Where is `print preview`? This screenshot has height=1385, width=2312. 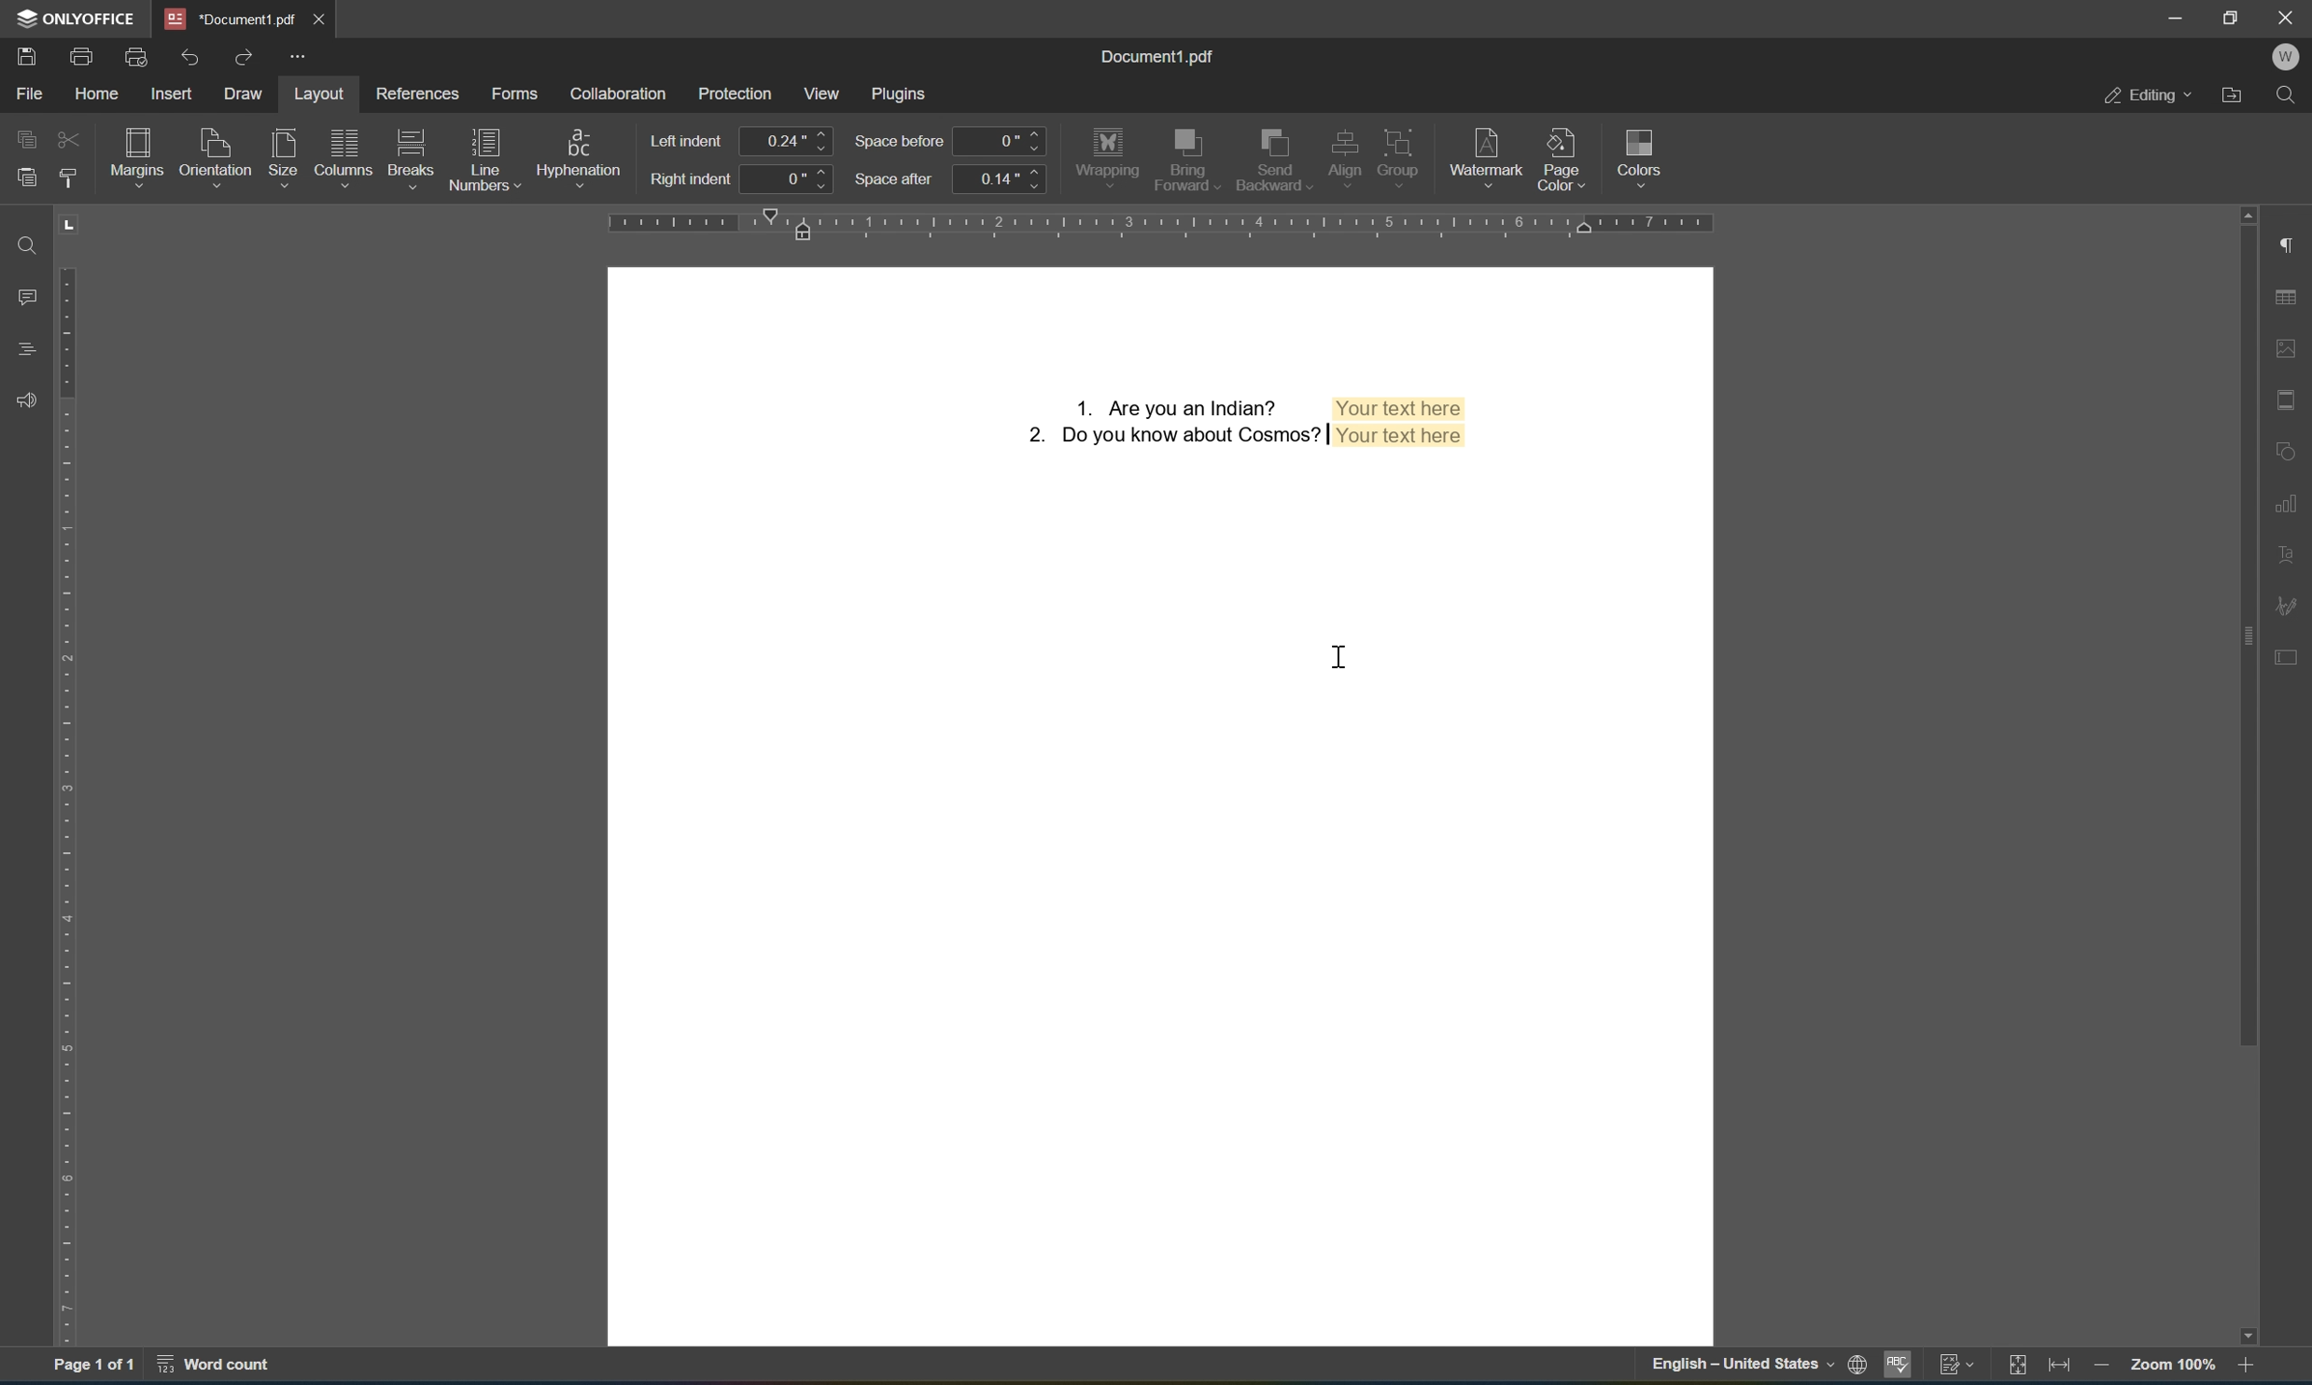 print preview is located at coordinates (140, 57).